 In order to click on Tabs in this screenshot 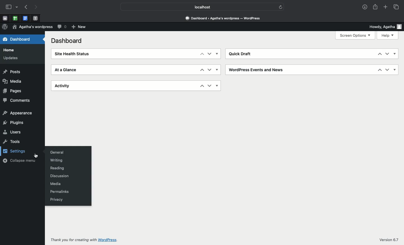, I will do `click(394, 7)`.